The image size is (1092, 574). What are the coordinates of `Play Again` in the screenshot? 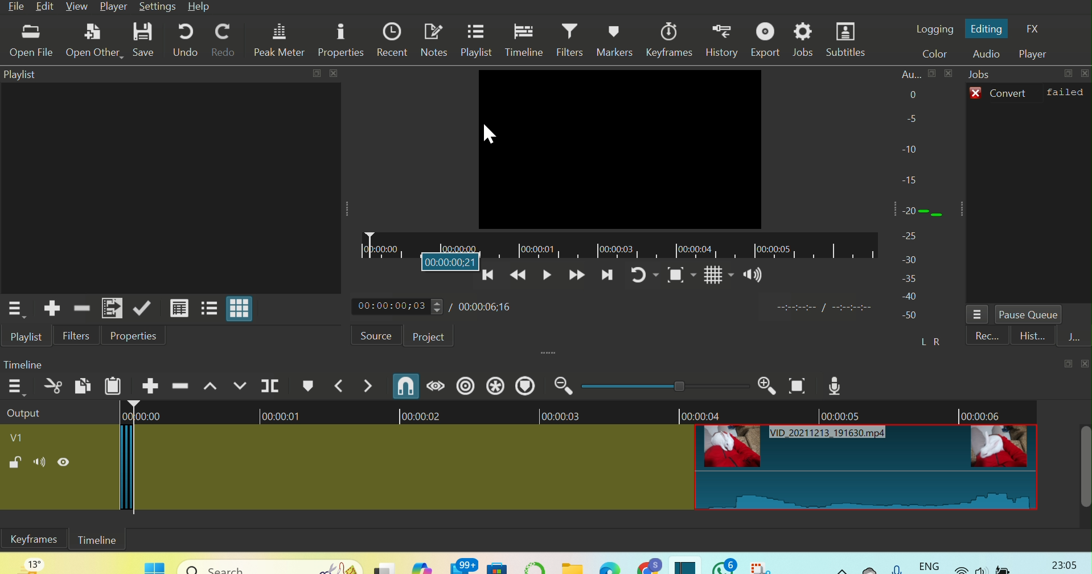 It's located at (642, 278).